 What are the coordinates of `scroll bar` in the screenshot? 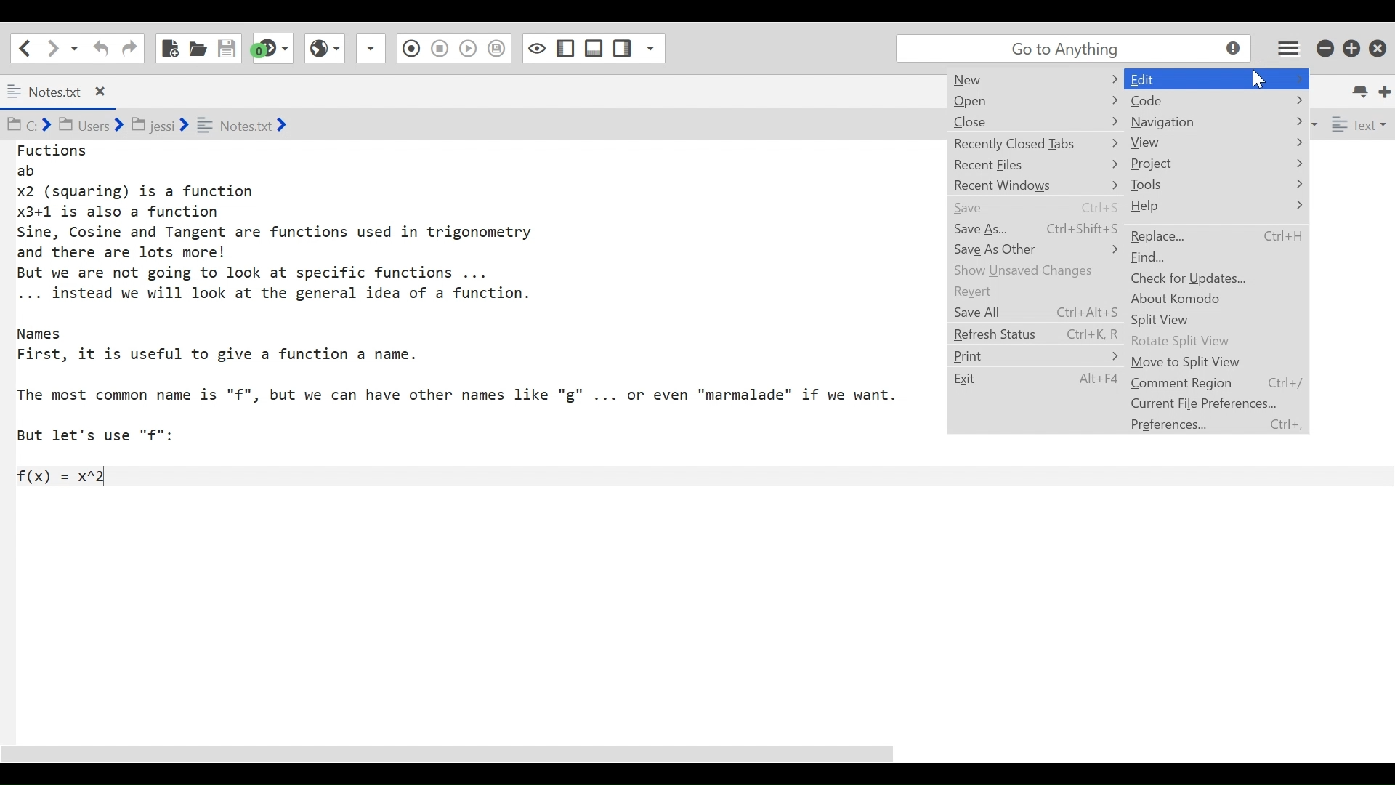 It's located at (466, 754).